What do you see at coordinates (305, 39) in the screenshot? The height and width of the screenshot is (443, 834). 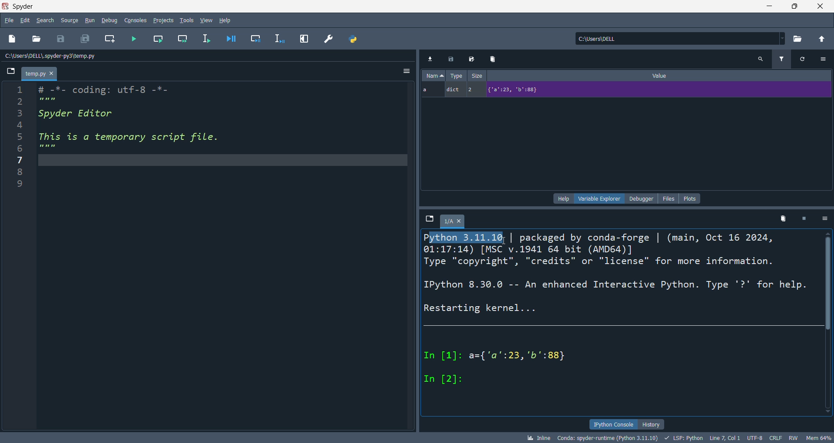 I see `expand pane` at bounding box center [305, 39].